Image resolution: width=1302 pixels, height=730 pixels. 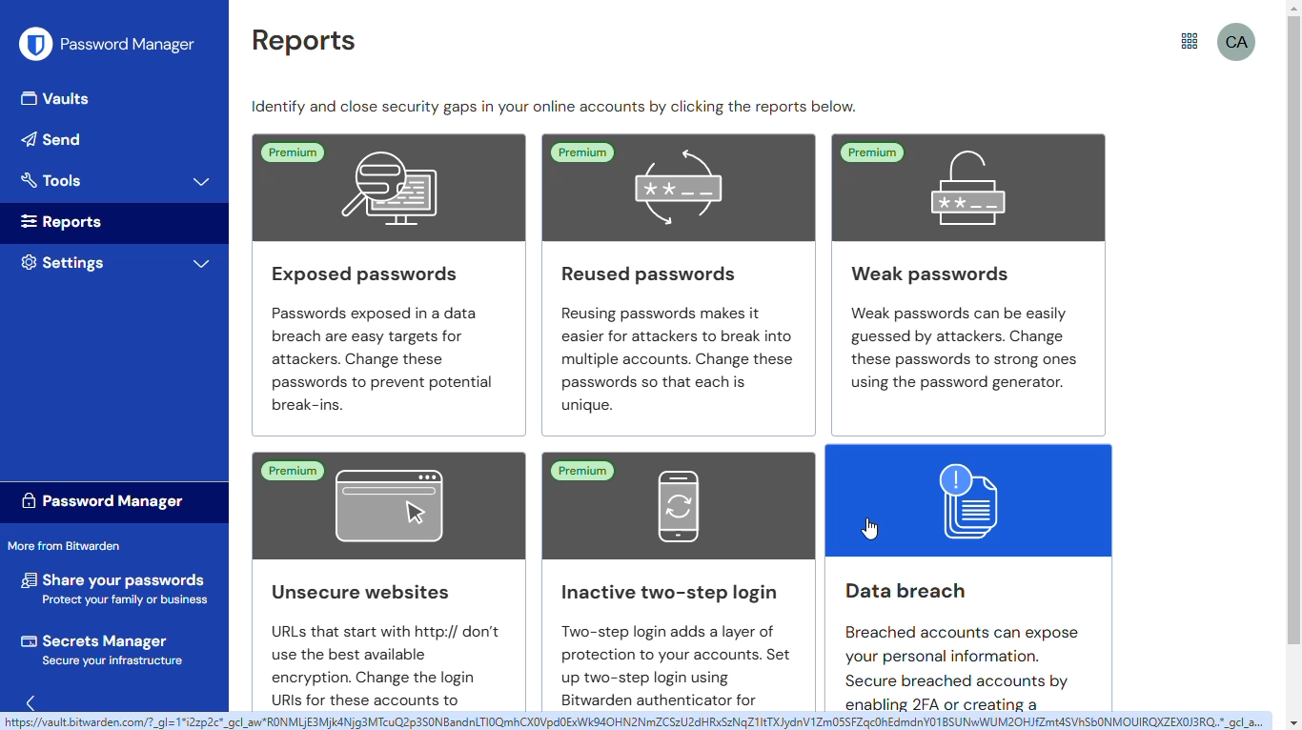 What do you see at coordinates (63, 262) in the screenshot?
I see `setting` at bounding box center [63, 262].